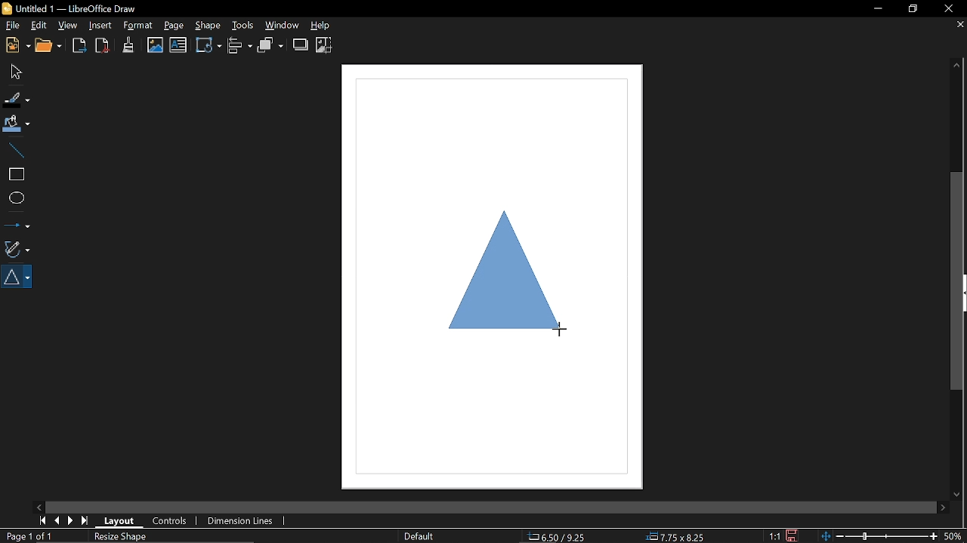  I want to click on Window, so click(283, 25).